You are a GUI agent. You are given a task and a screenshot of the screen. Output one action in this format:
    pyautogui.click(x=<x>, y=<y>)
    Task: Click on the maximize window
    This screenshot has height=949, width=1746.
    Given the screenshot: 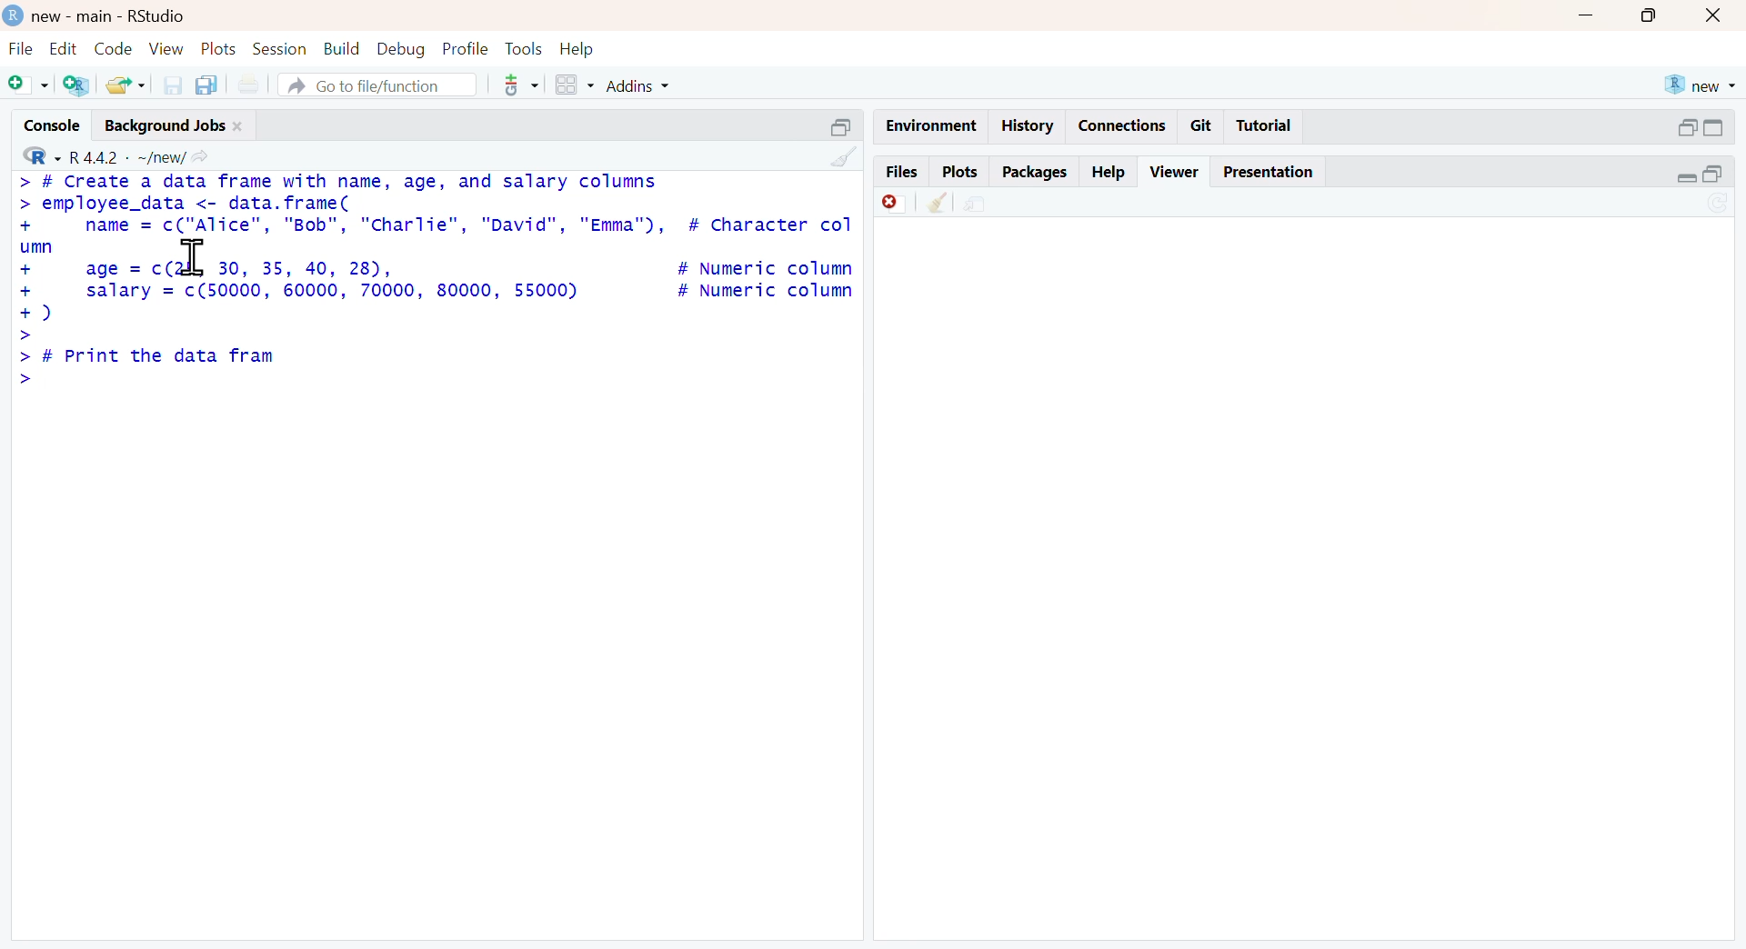 What is the action you would take?
    pyautogui.click(x=1656, y=18)
    